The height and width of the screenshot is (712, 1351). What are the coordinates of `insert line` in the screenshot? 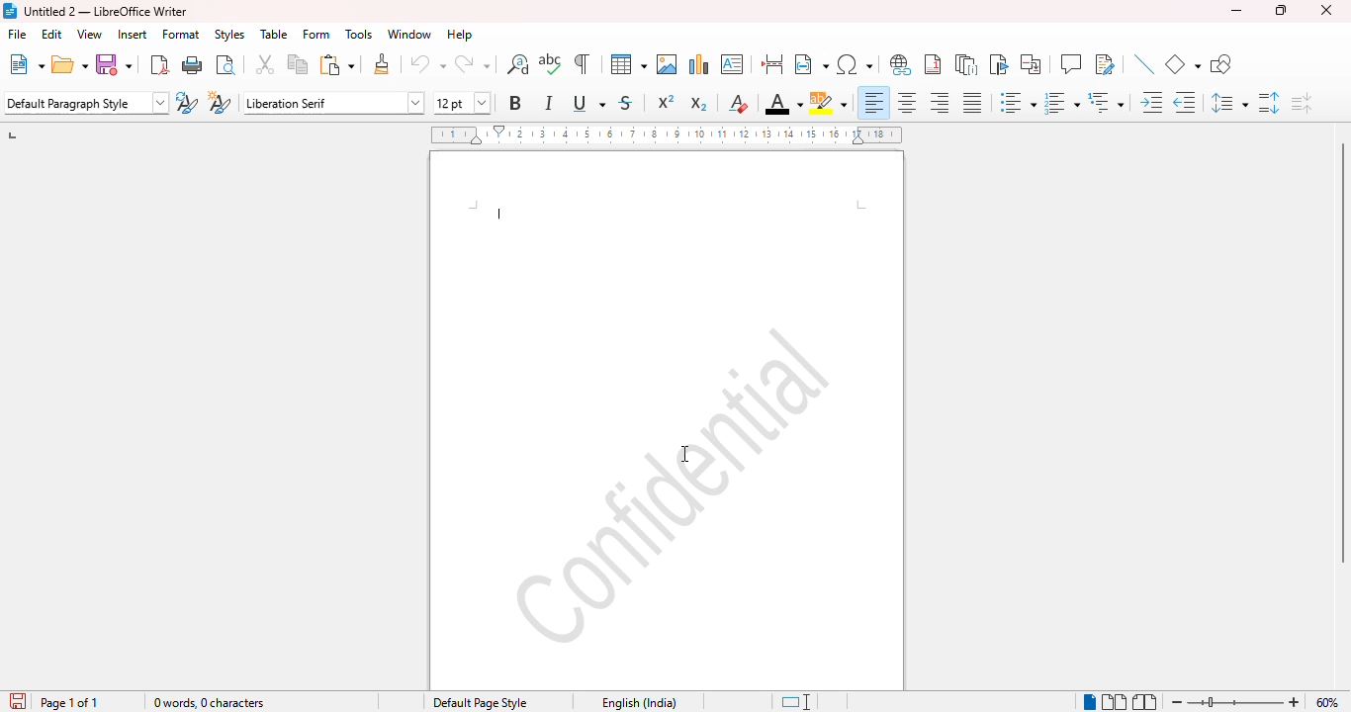 It's located at (1144, 63).